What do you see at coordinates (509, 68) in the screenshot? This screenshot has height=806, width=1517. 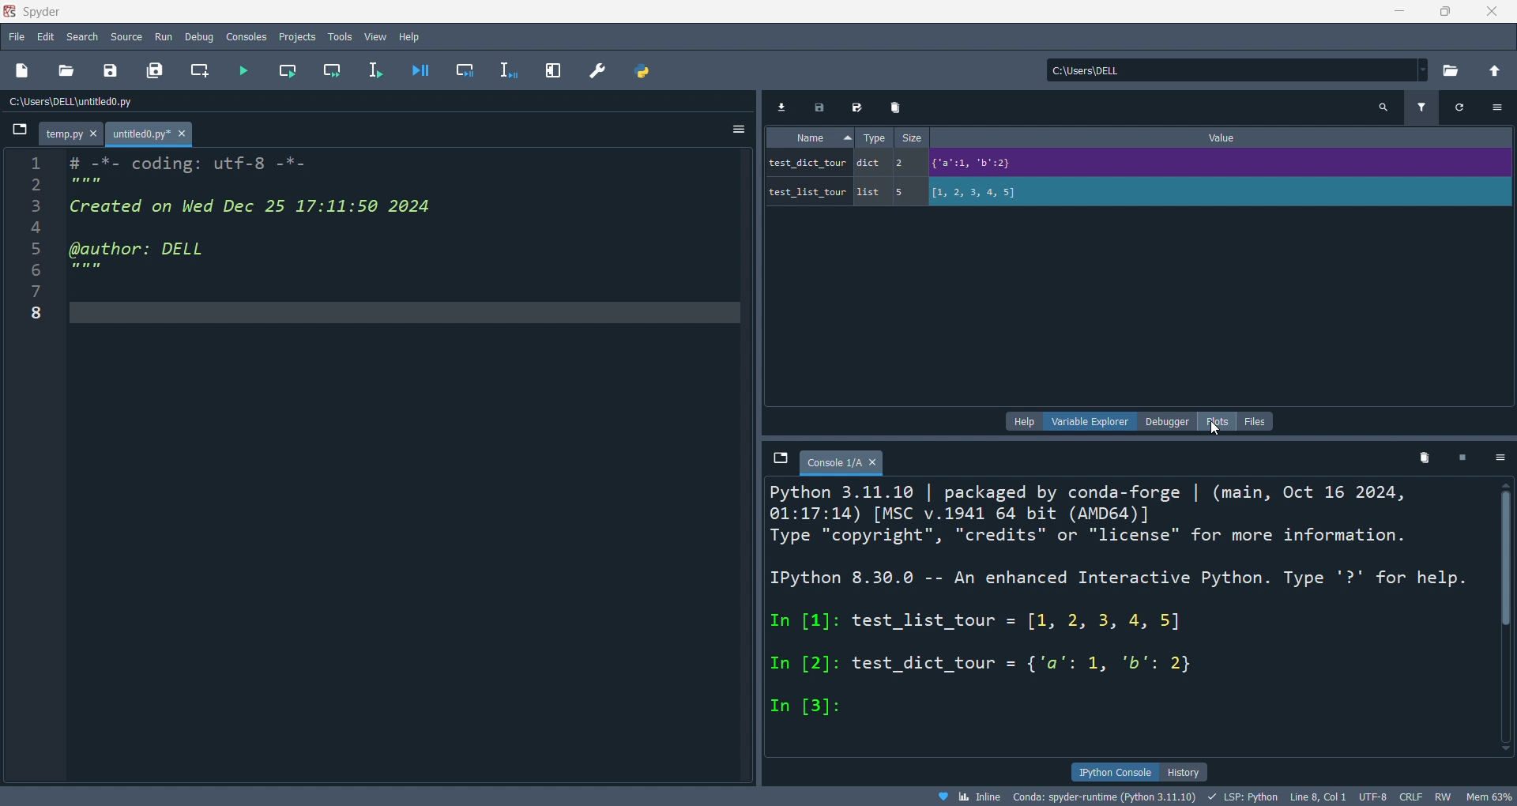 I see `debug line` at bounding box center [509, 68].